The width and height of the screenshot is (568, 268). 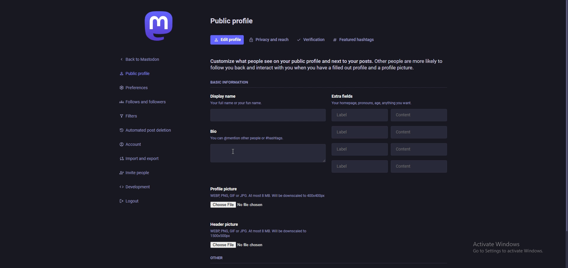 What do you see at coordinates (269, 39) in the screenshot?
I see `privacy and reach` at bounding box center [269, 39].